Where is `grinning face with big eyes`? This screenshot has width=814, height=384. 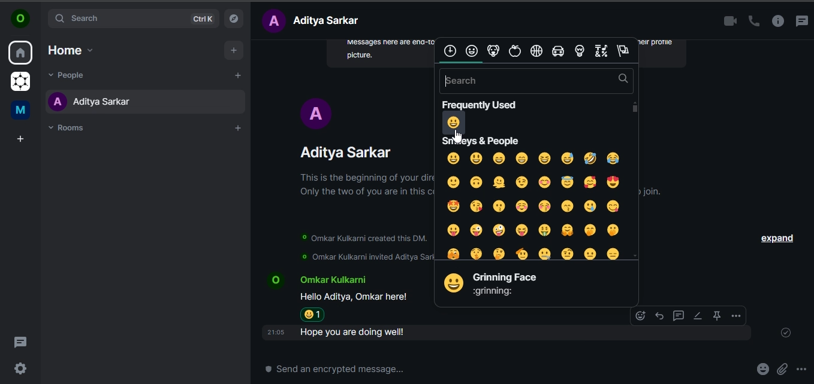
grinning face with big eyes is located at coordinates (476, 158).